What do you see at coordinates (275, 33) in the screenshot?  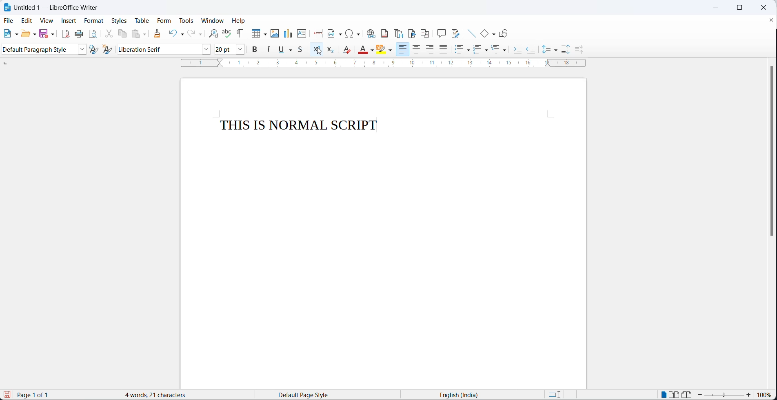 I see `insert images` at bounding box center [275, 33].